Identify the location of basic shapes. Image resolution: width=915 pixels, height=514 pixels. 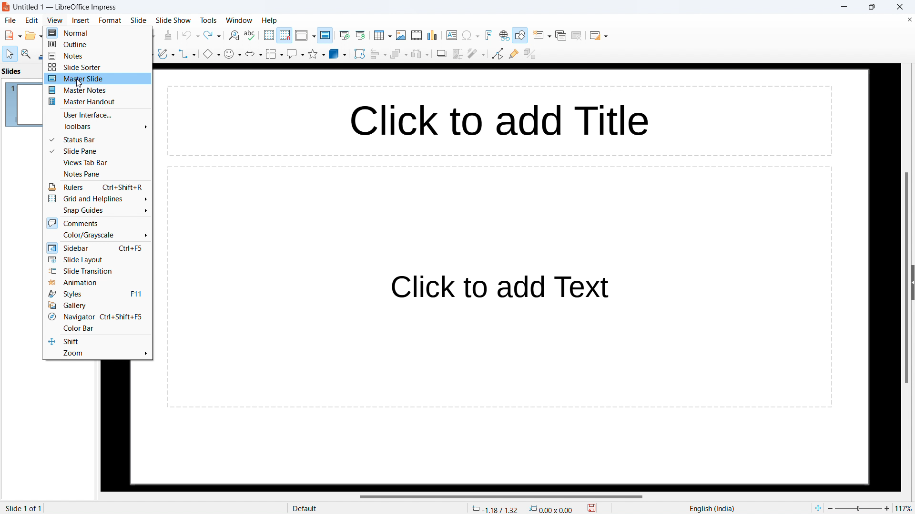
(212, 53).